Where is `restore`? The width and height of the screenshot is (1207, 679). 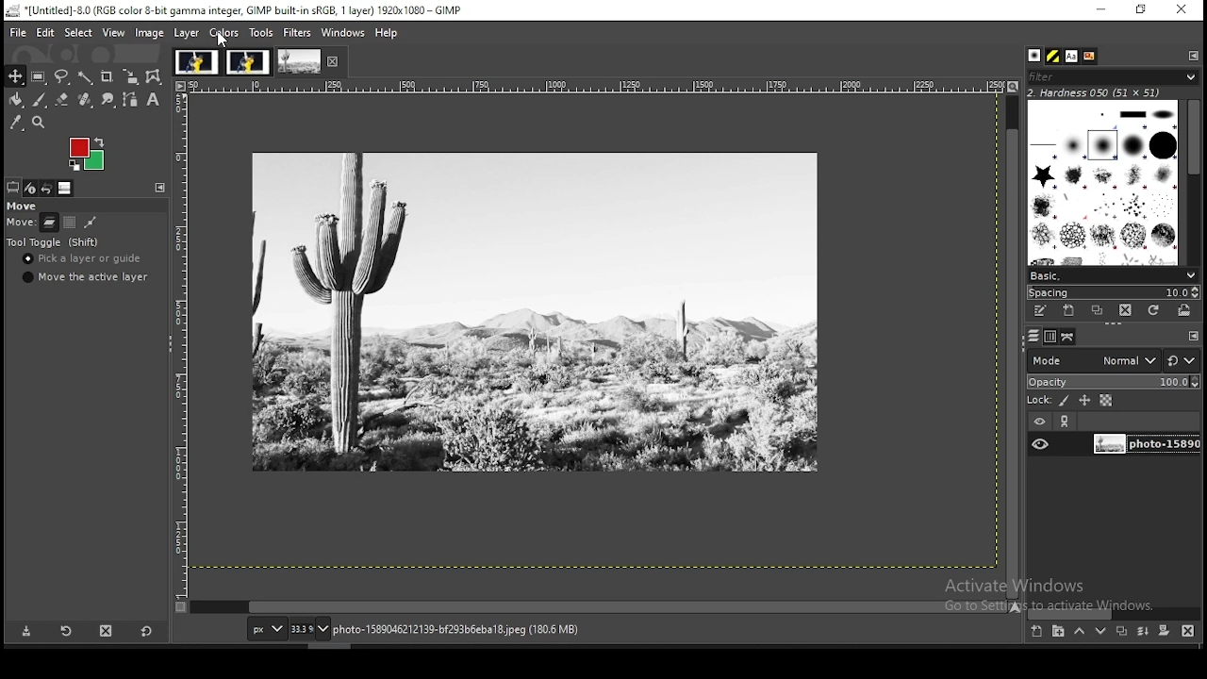
restore is located at coordinates (1142, 9).